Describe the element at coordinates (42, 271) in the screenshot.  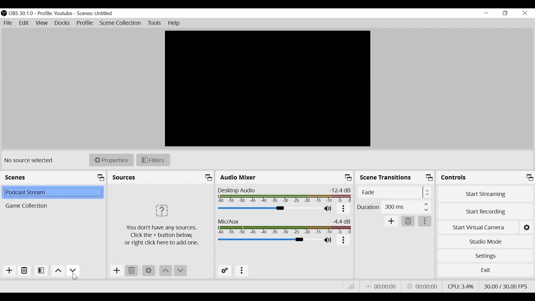
I see `Open Scene Filter` at that location.